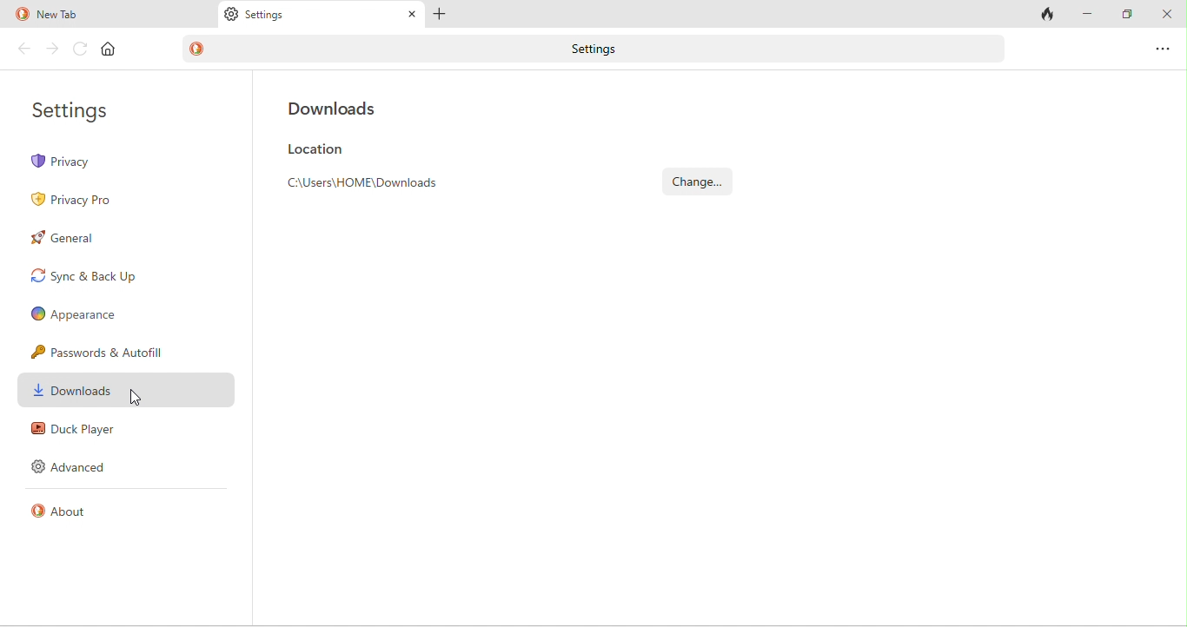 The image size is (1187, 627). I want to click on Settings tab, so click(318, 13).